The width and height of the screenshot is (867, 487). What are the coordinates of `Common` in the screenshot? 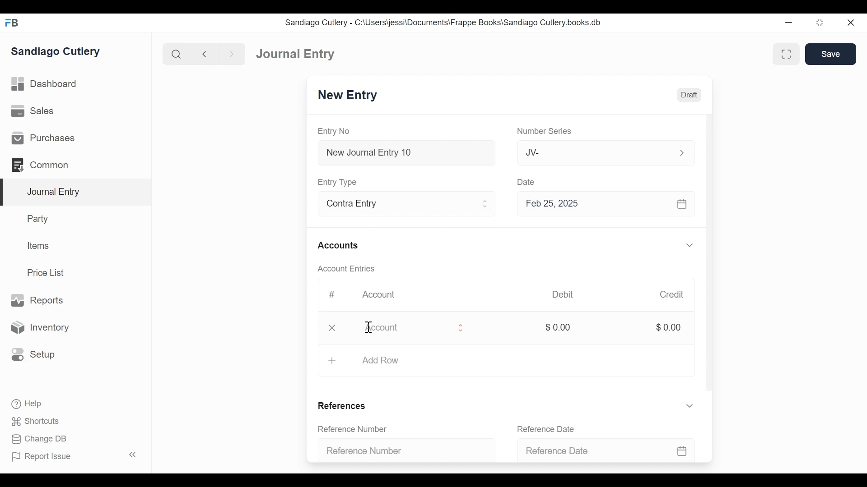 It's located at (41, 164).